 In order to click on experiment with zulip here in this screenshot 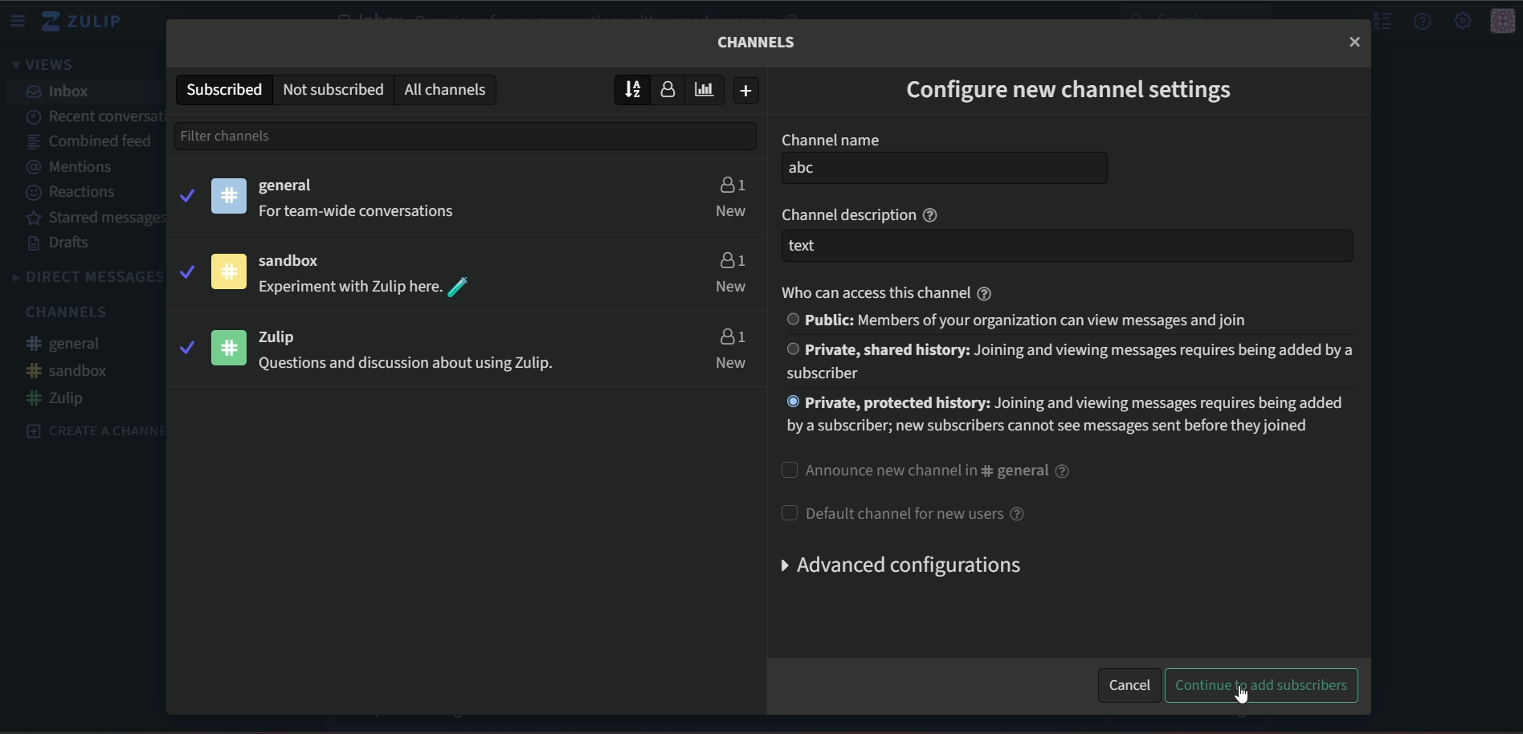, I will do `click(366, 287)`.